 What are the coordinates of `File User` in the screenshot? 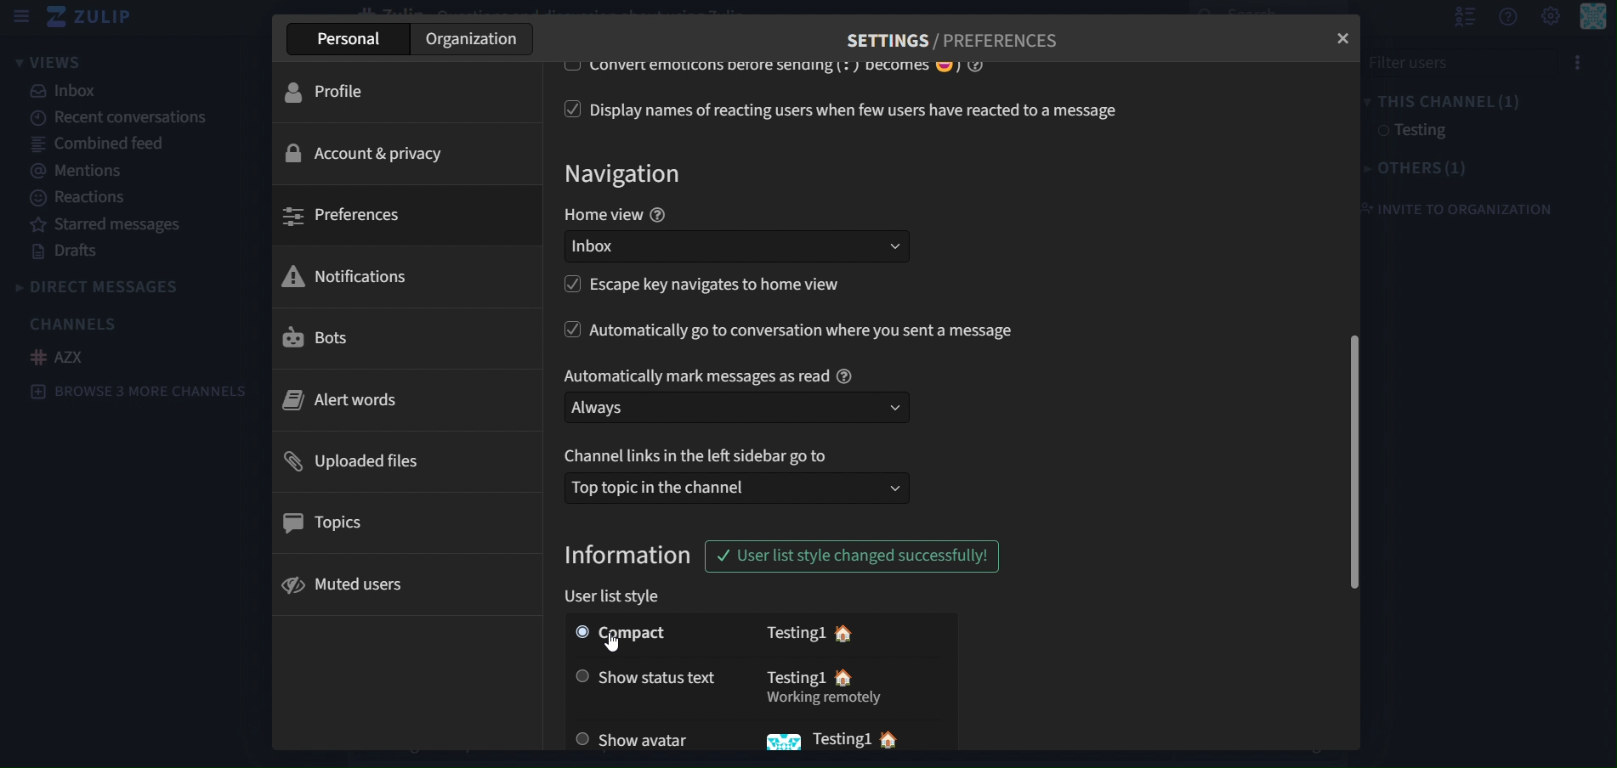 It's located at (1458, 63).